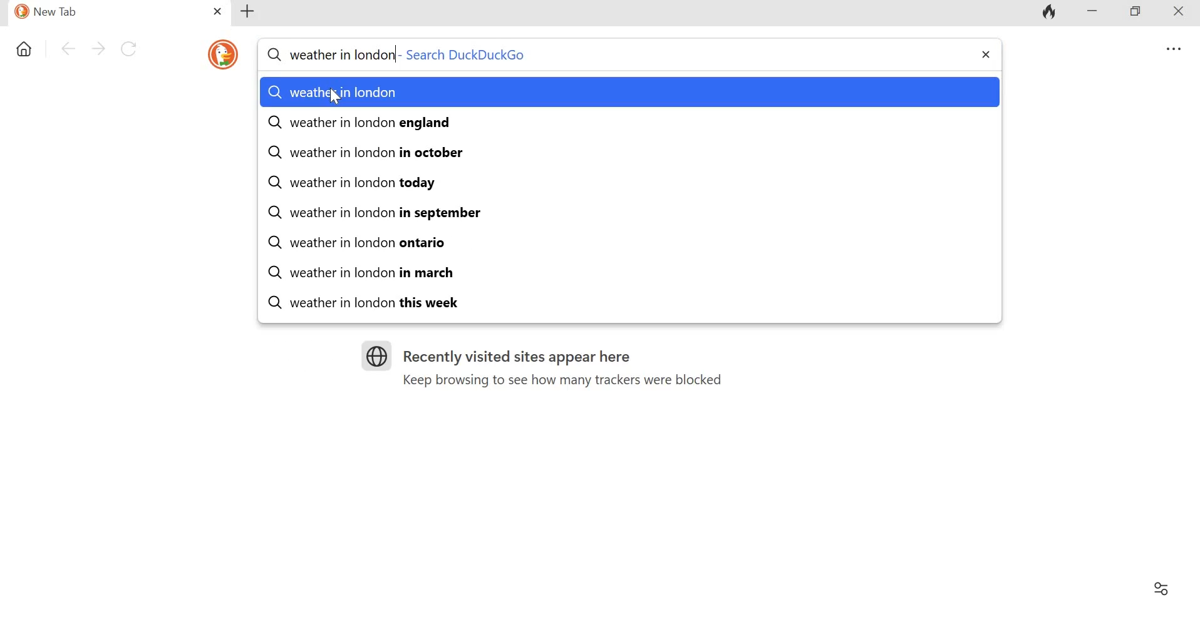 The image size is (1200, 627). Describe the element at coordinates (1047, 11) in the screenshot. I see `Fire icon` at that location.